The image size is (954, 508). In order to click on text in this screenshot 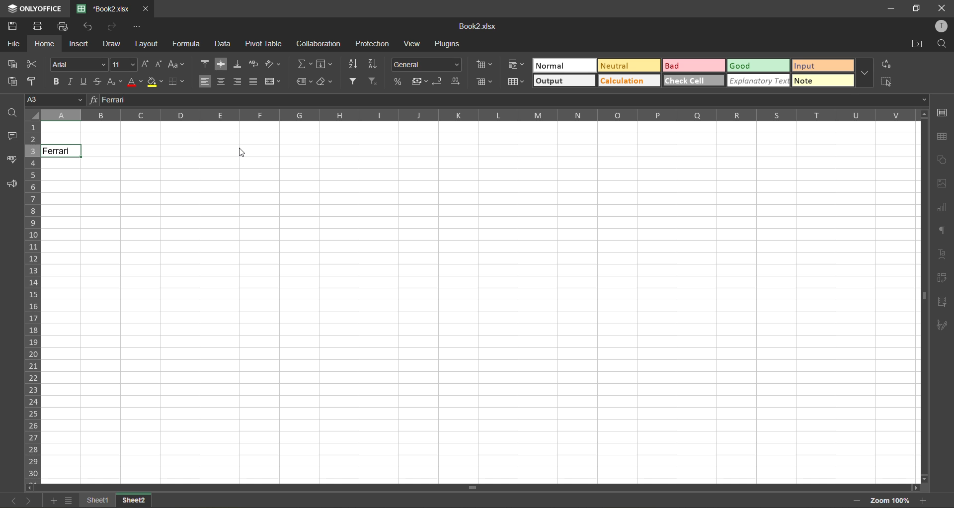, I will do `click(943, 256)`.